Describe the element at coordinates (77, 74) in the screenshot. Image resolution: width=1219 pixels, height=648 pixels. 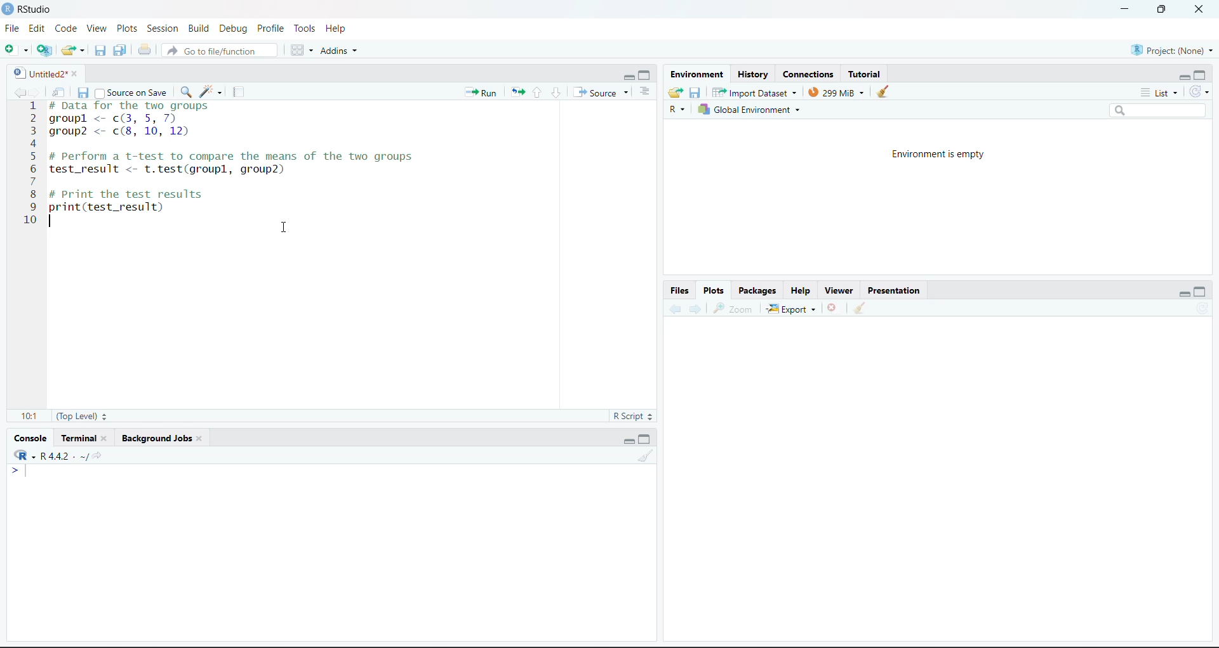
I see `close` at that location.